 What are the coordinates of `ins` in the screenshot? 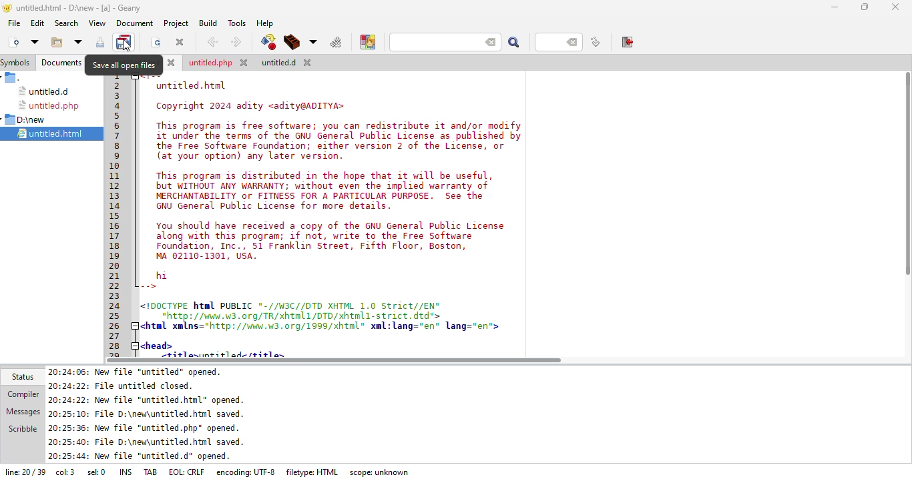 It's located at (127, 472).